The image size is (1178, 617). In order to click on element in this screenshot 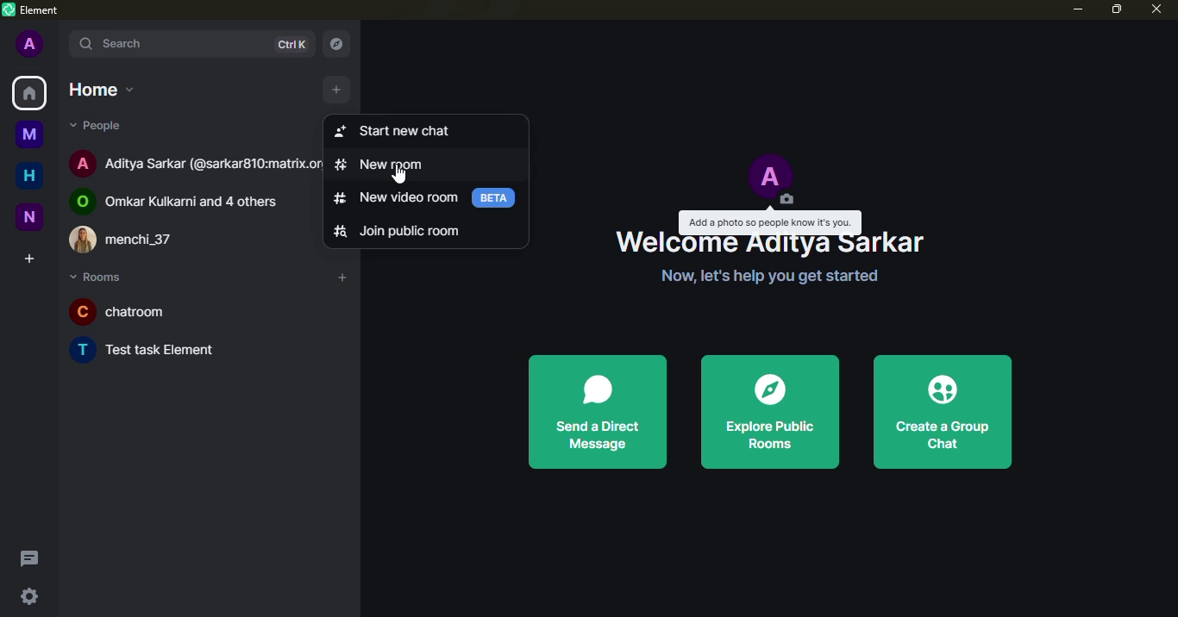, I will do `click(33, 10)`.